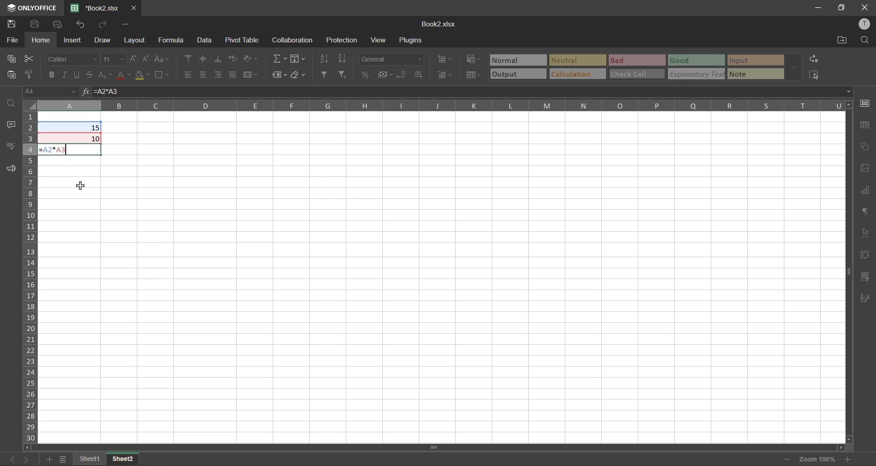  What do you see at coordinates (175, 40) in the screenshot?
I see `formula` at bounding box center [175, 40].